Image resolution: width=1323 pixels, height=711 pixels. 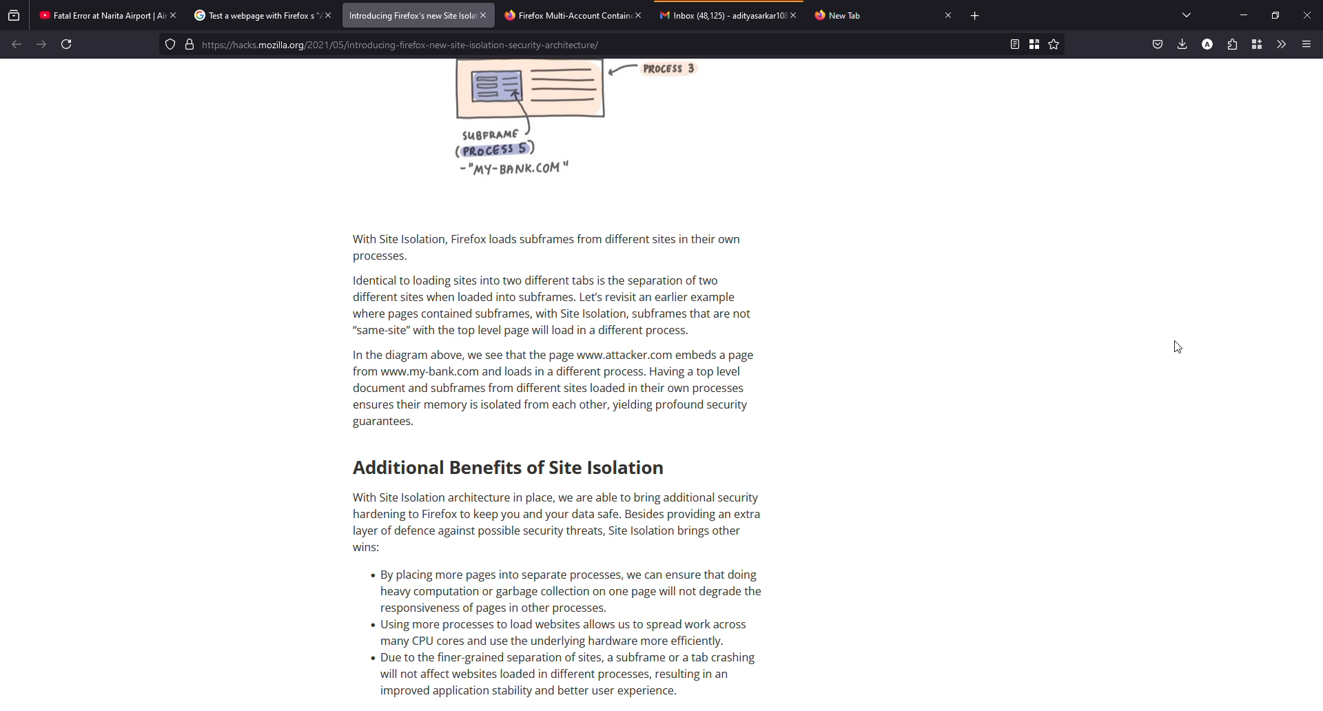 I want to click on container, so click(x=1257, y=44).